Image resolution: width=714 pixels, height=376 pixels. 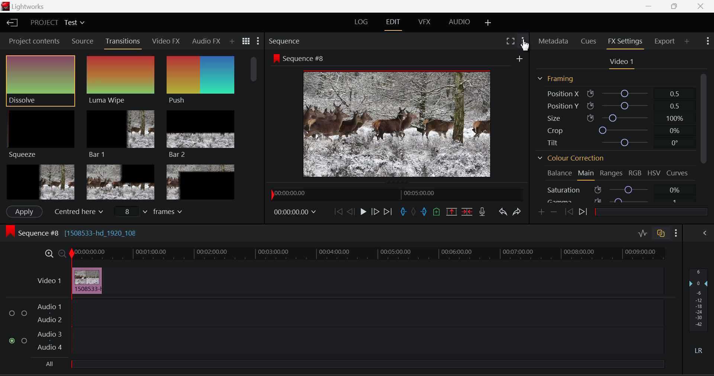 I want to click on Record Voiceover, so click(x=482, y=212).